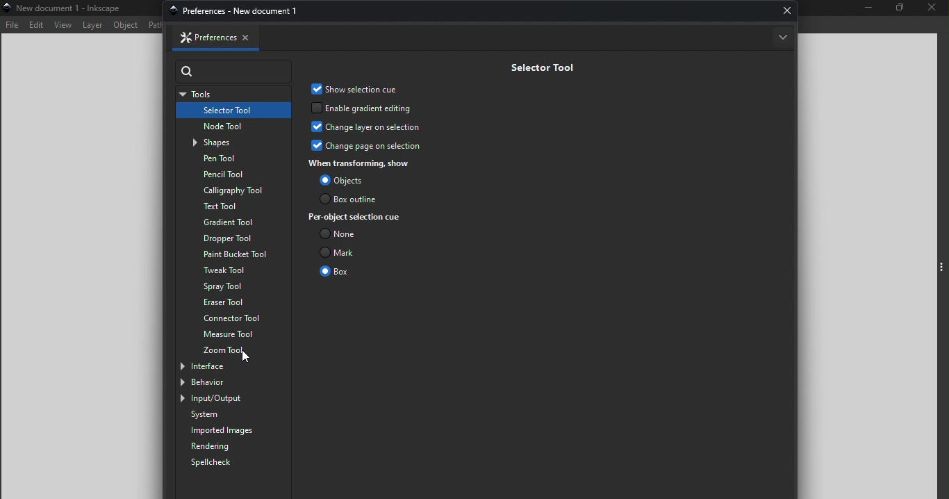 This screenshot has width=949, height=499. I want to click on Box, so click(337, 271).